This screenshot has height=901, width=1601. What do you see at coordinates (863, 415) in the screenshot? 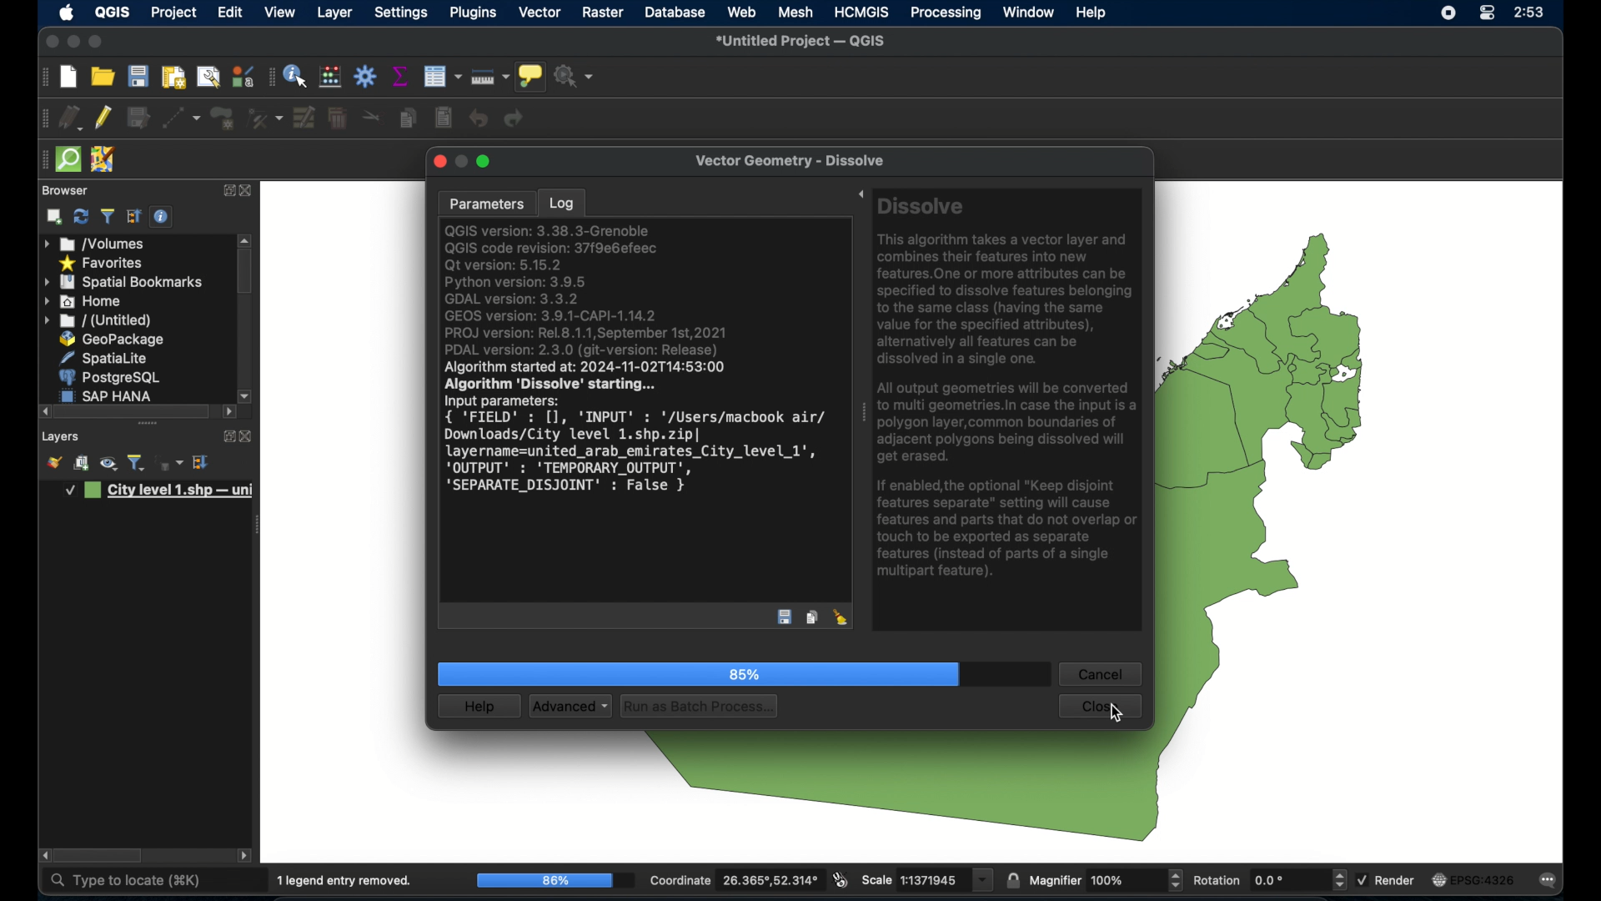
I see `drag handle` at bounding box center [863, 415].